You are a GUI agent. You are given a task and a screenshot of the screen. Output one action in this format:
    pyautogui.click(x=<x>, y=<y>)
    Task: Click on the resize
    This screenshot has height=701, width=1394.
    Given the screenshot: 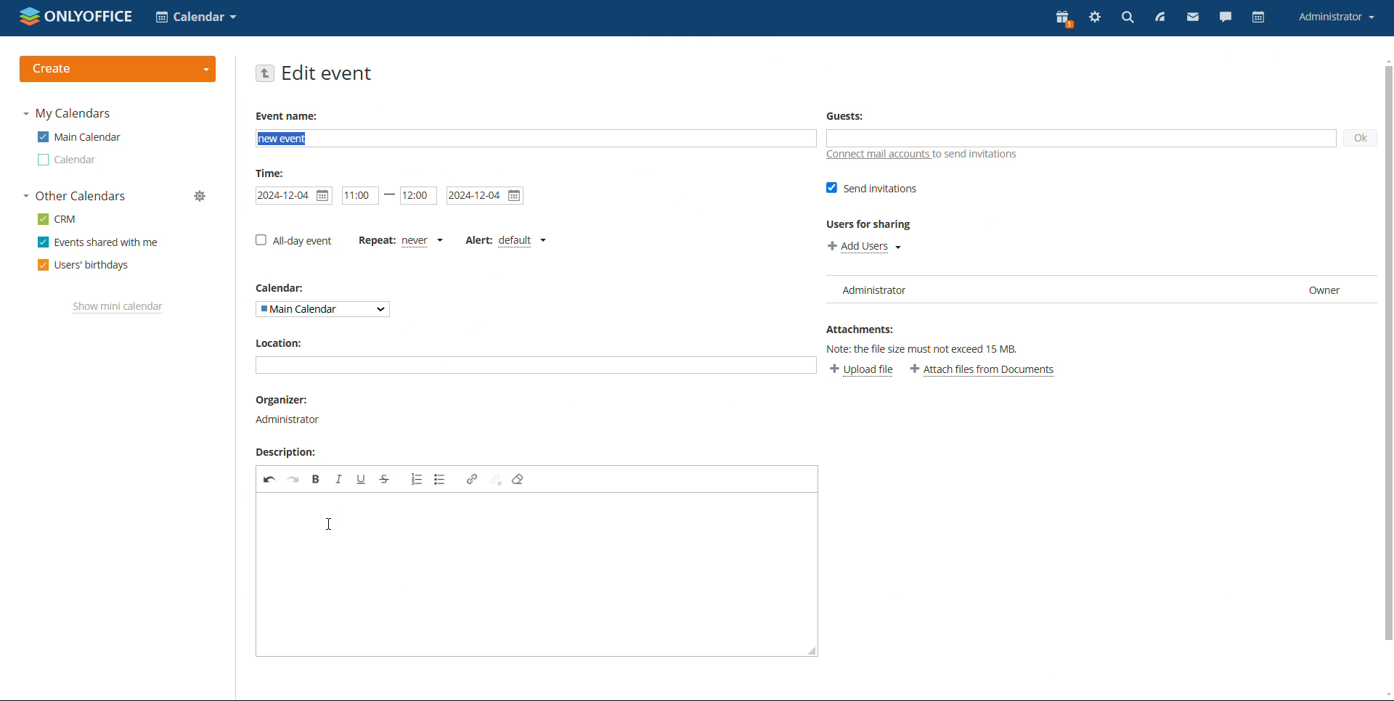 What is the action you would take?
    pyautogui.click(x=810, y=650)
    